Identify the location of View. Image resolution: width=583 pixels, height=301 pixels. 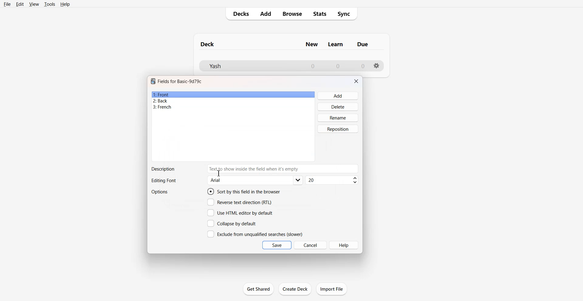
(34, 4).